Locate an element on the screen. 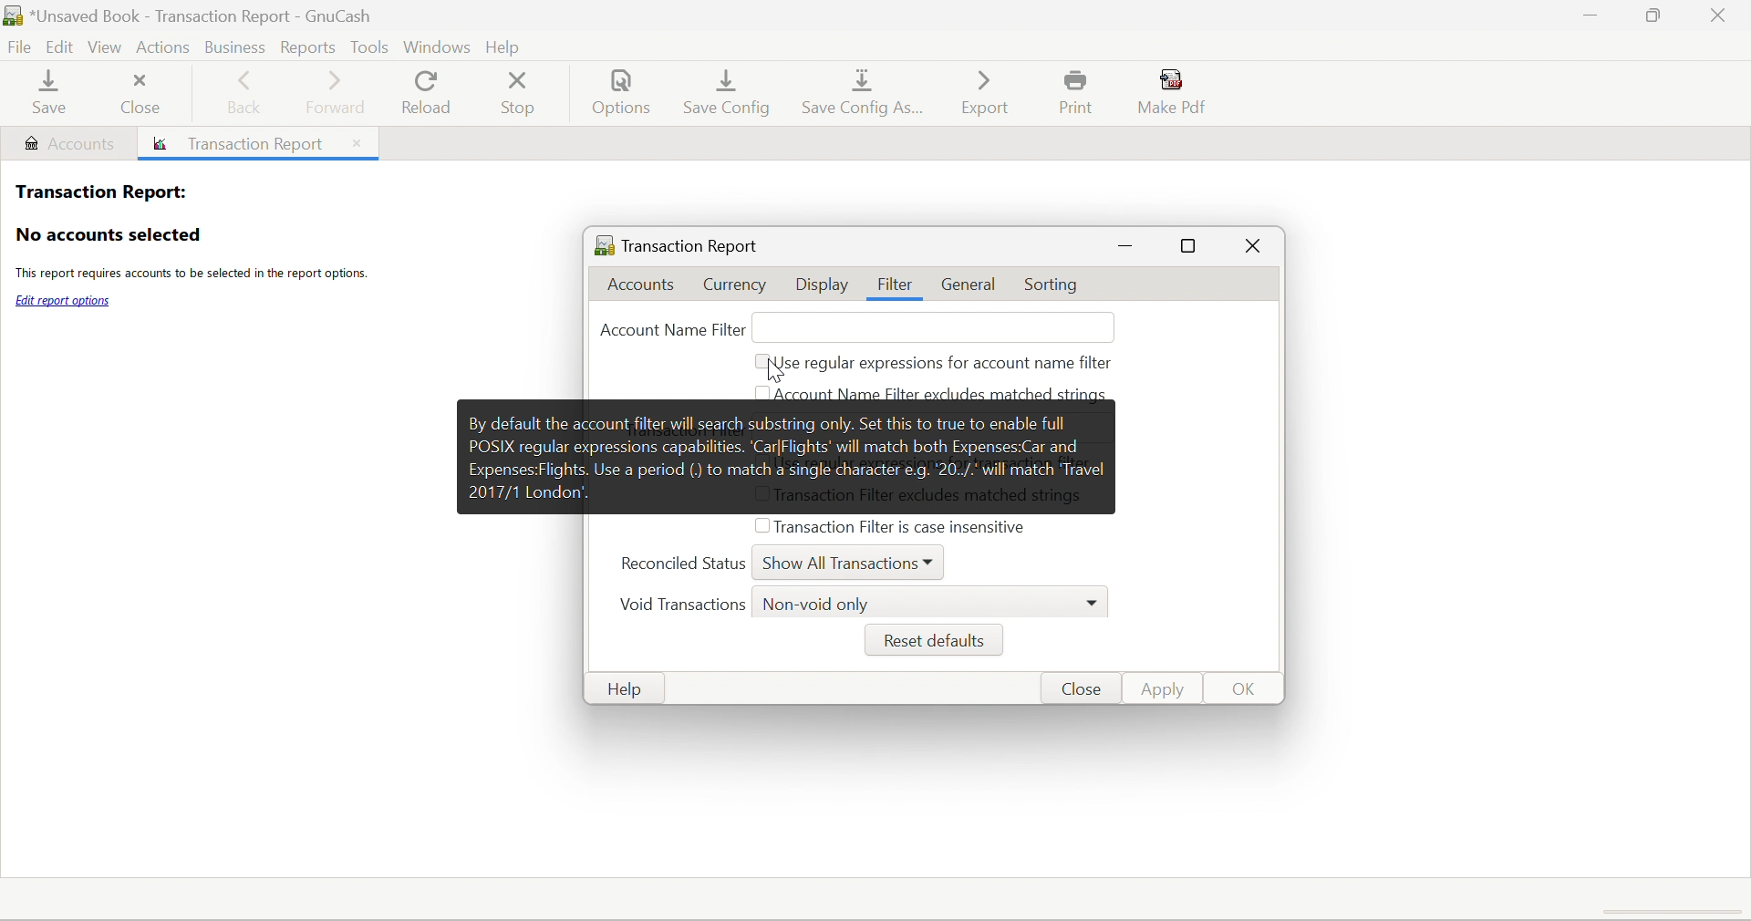 This screenshot has width=1751, height=921. OK is located at coordinates (1246, 690).